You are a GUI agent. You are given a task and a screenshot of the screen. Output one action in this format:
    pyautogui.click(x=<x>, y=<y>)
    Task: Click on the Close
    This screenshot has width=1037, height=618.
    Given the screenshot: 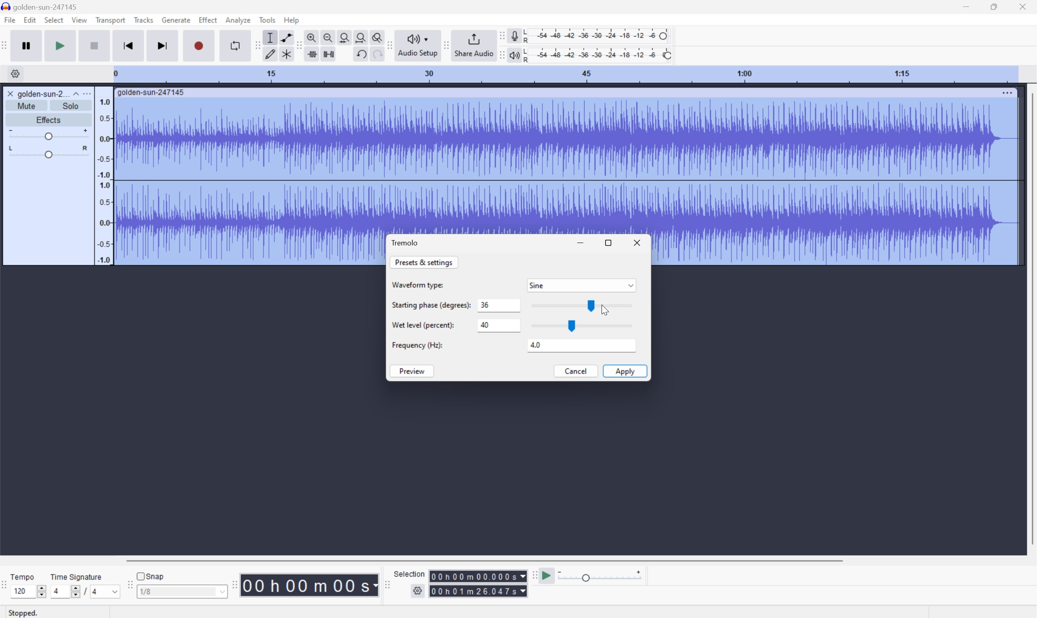 What is the action you would take?
    pyautogui.click(x=1025, y=6)
    